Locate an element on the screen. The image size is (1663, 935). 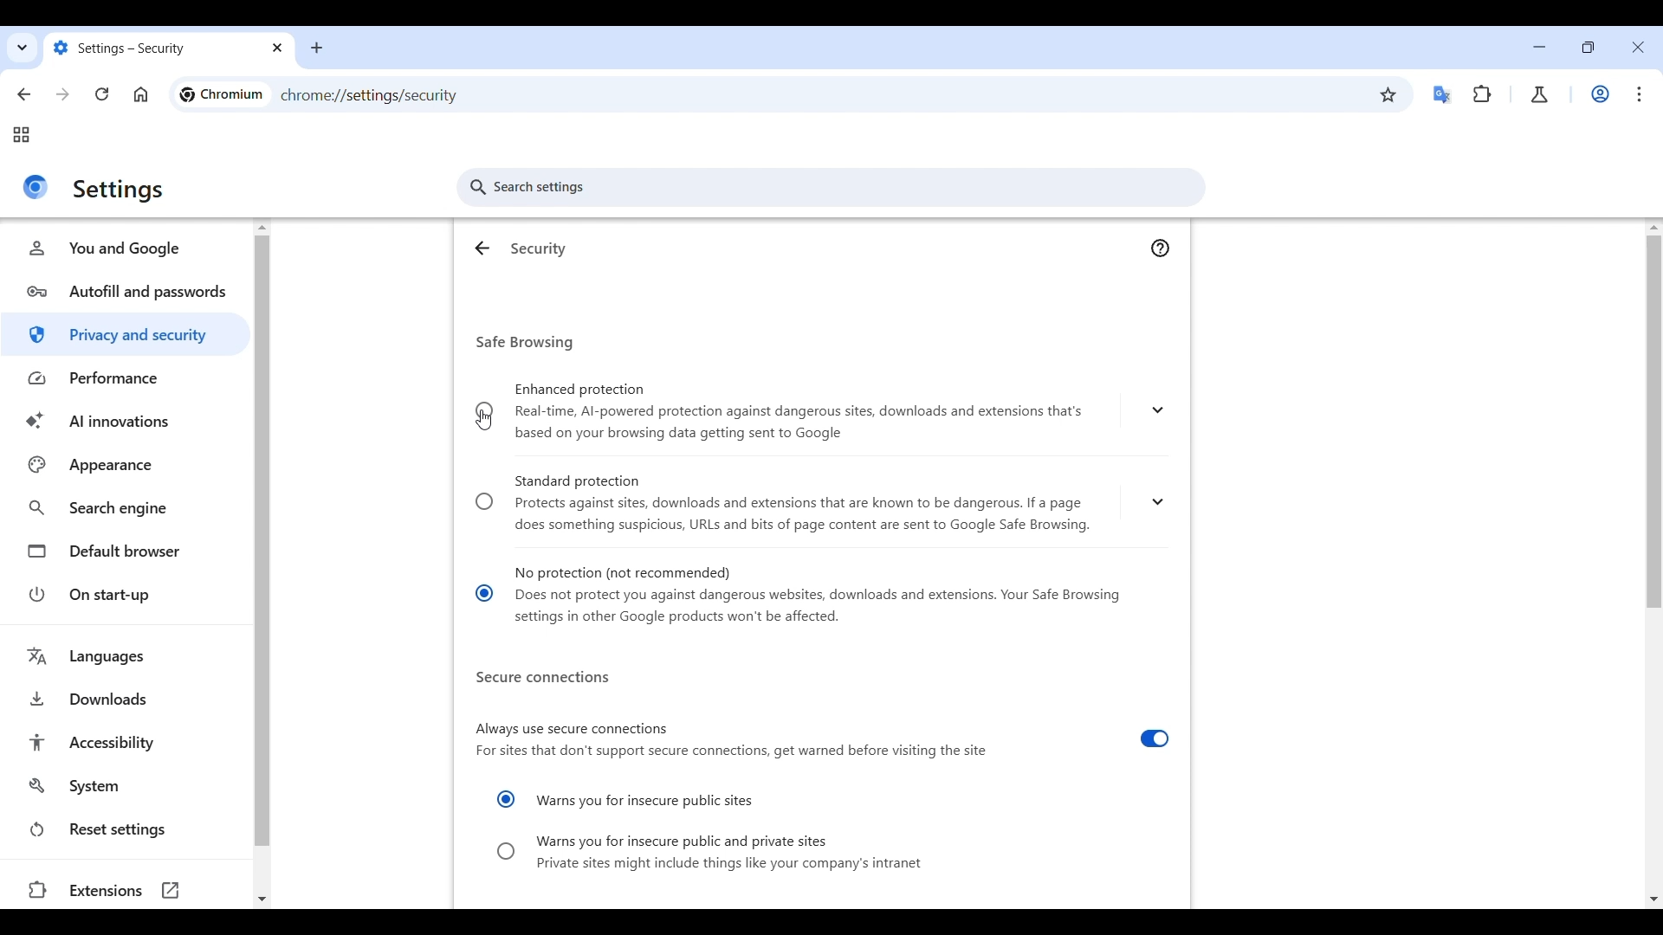
Always use secure connections For sites that don't support secure connections, get warned before visiting the site is located at coordinates (832, 740).